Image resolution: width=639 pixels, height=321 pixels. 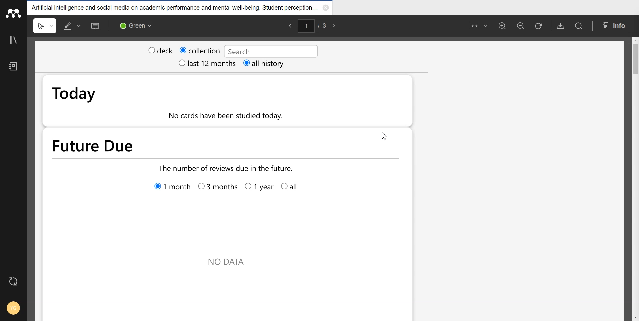 What do you see at coordinates (120, 90) in the screenshot?
I see `Today` at bounding box center [120, 90].